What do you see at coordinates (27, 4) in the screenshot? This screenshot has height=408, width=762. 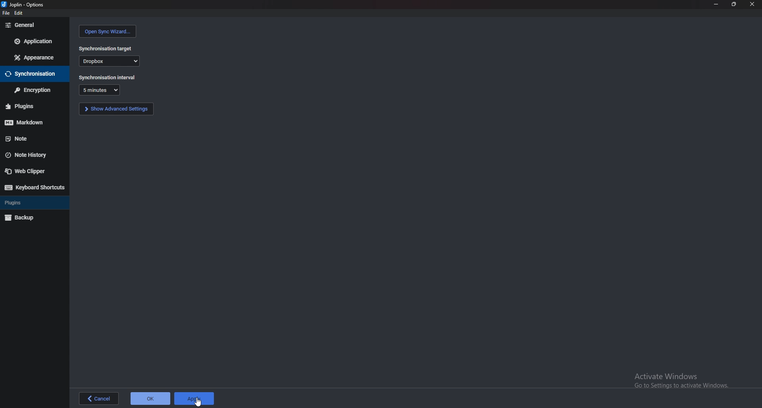 I see `options` at bounding box center [27, 4].